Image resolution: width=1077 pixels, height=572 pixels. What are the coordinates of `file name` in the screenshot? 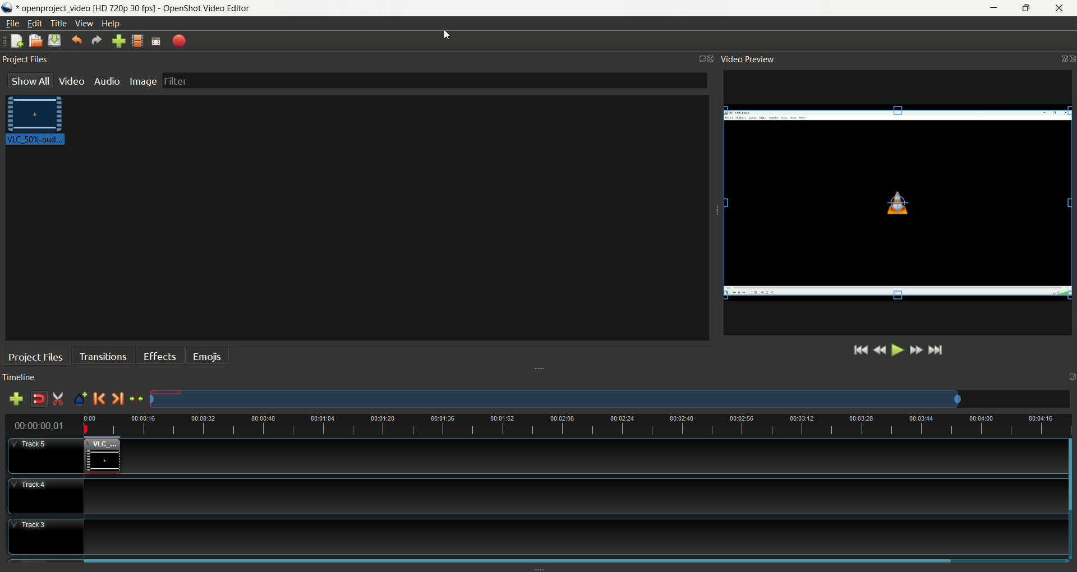 It's located at (134, 8).